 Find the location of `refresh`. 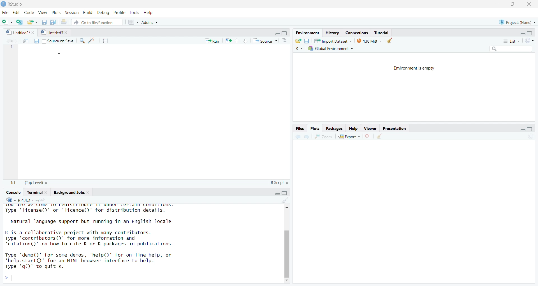

refresh is located at coordinates (531, 40).